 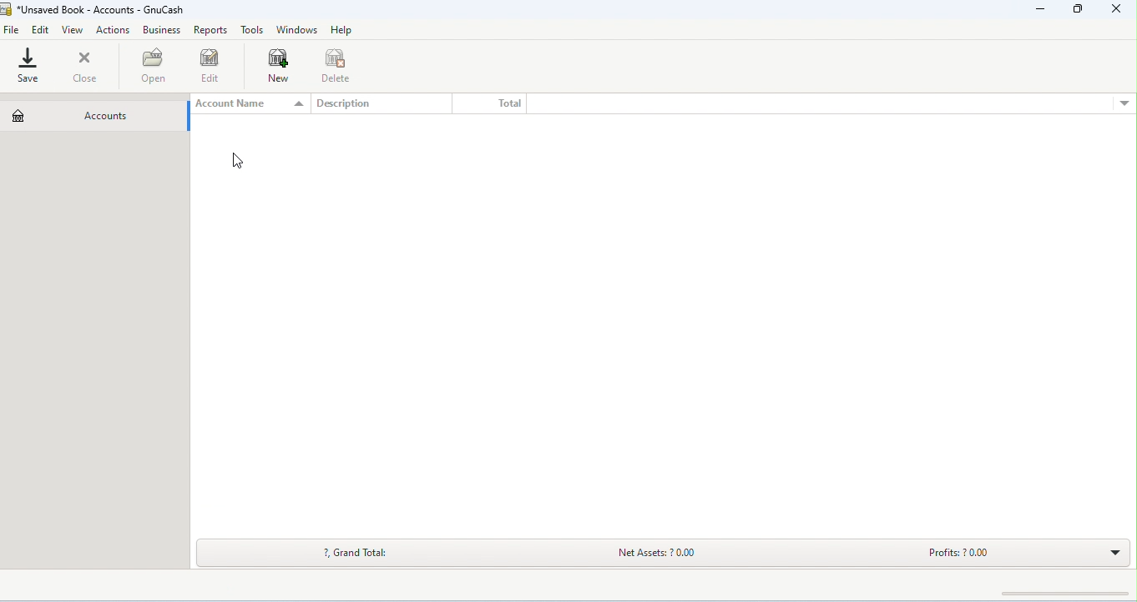 I want to click on delete, so click(x=338, y=64).